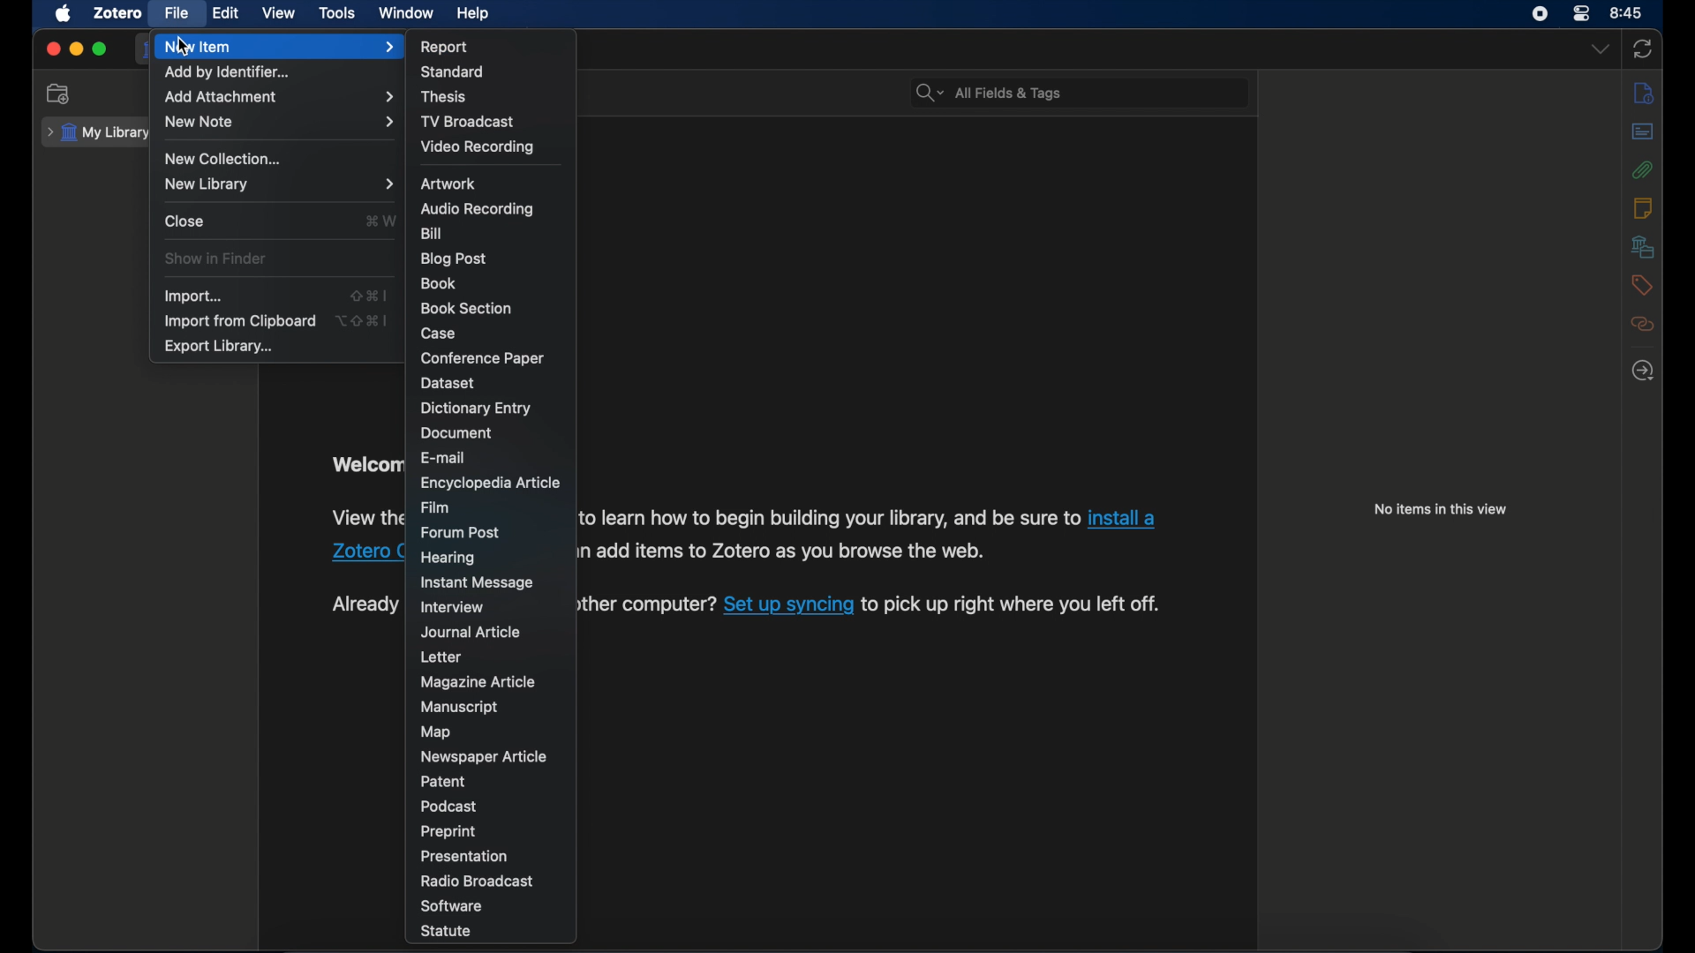  What do you see at coordinates (1599, 50) in the screenshot?
I see `dropdown` at bounding box center [1599, 50].